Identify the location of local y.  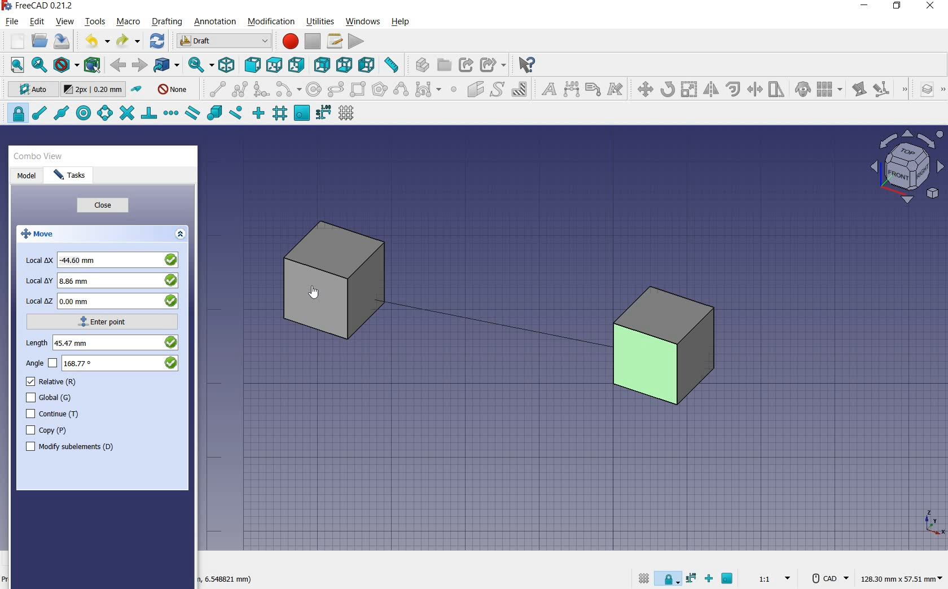
(103, 280).